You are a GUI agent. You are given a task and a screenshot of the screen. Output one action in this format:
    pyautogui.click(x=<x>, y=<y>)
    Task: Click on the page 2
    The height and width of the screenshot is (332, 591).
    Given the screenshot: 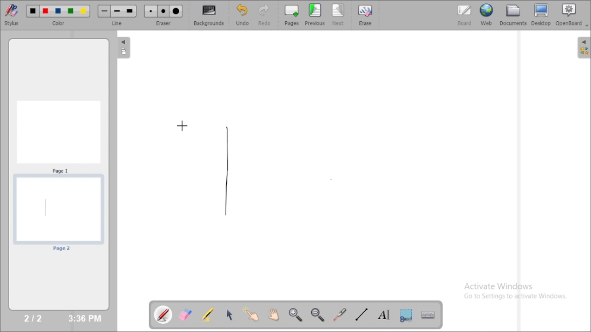 What is the action you would take?
    pyautogui.click(x=58, y=214)
    